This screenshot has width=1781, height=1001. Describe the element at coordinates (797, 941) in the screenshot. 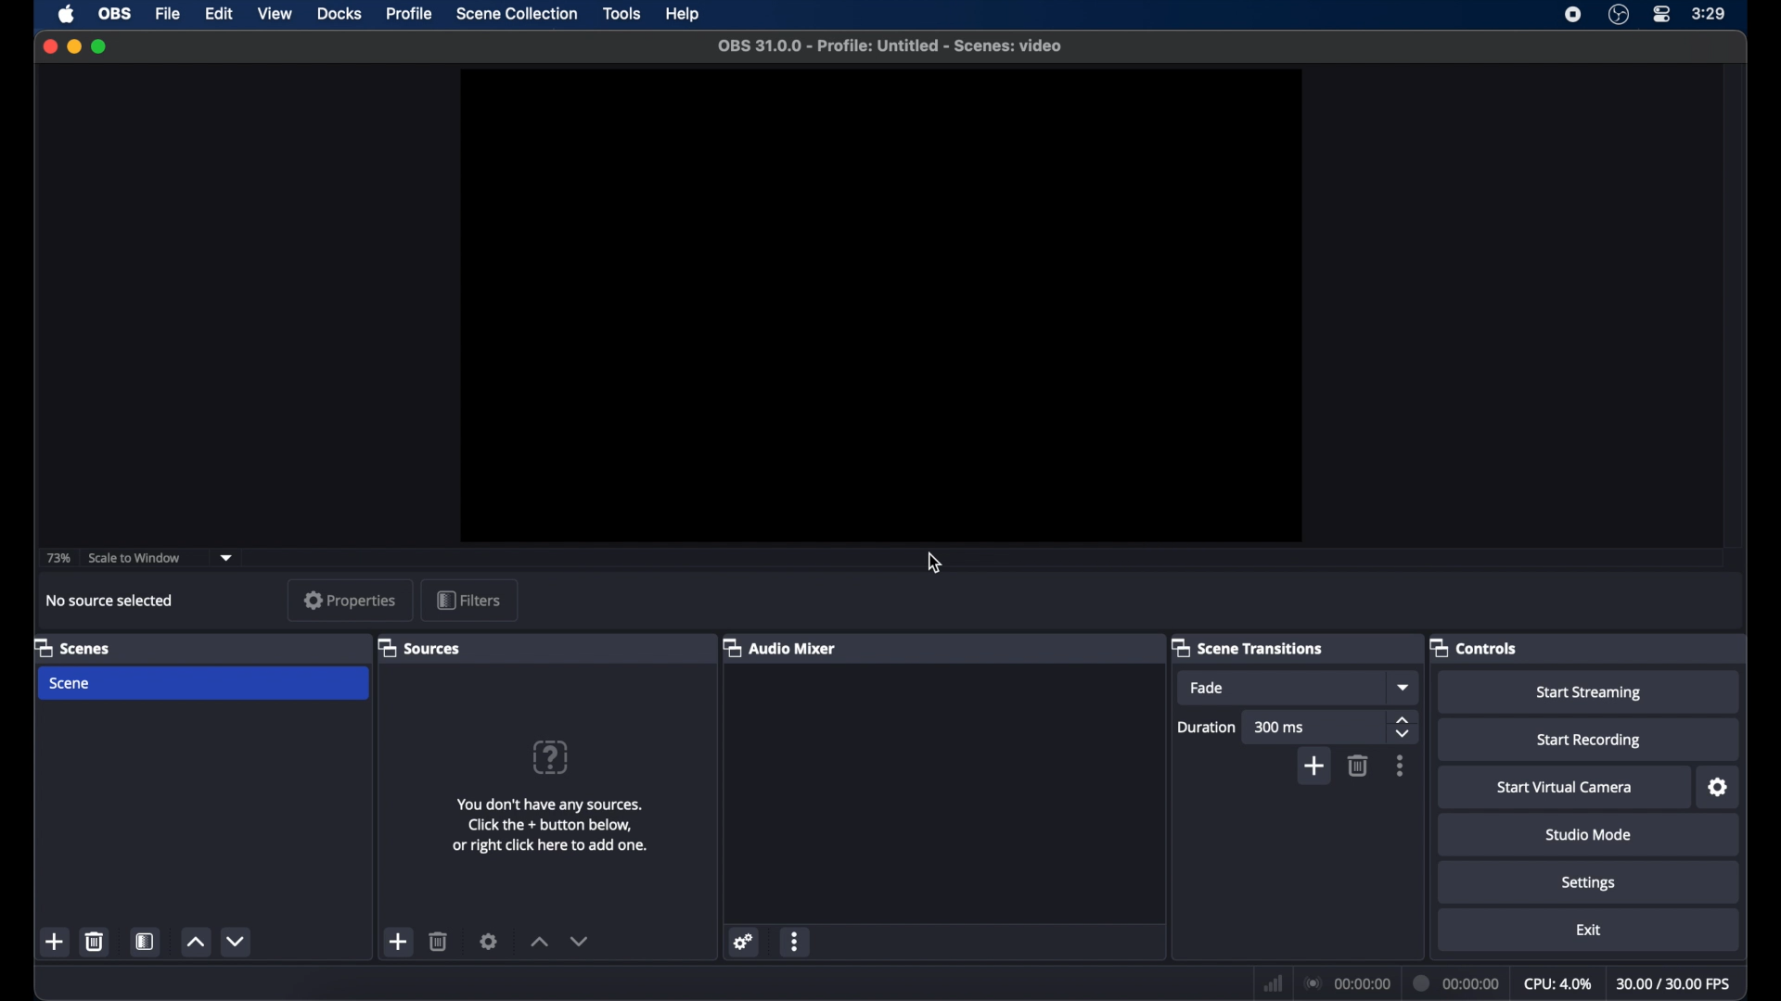

I see `more options` at that location.